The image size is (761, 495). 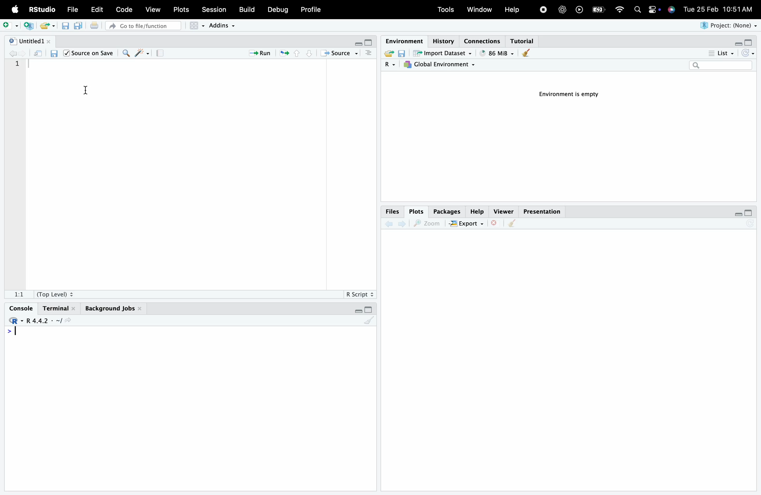 What do you see at coordinates (89, 53) in the screenshot?
I see `/| Source on Save` at bounding box center [89, 53].